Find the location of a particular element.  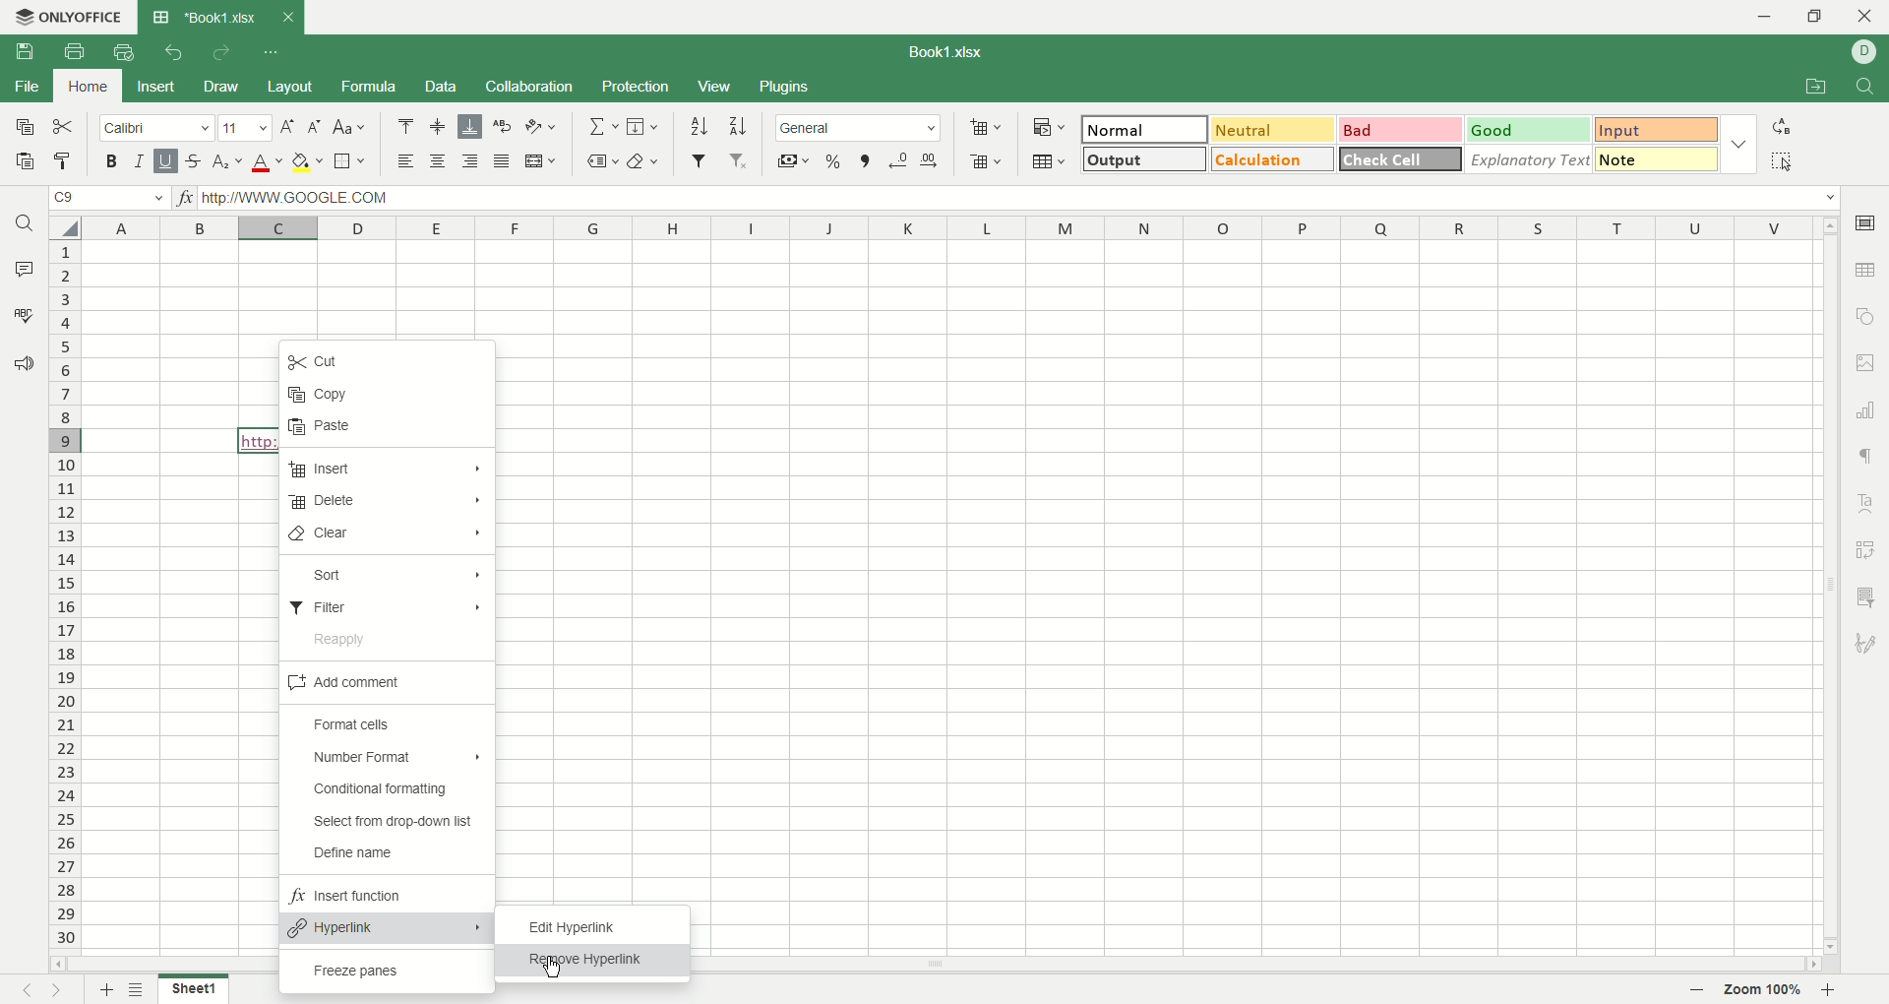

paragraph settings is located at coordinates (1866, 453).